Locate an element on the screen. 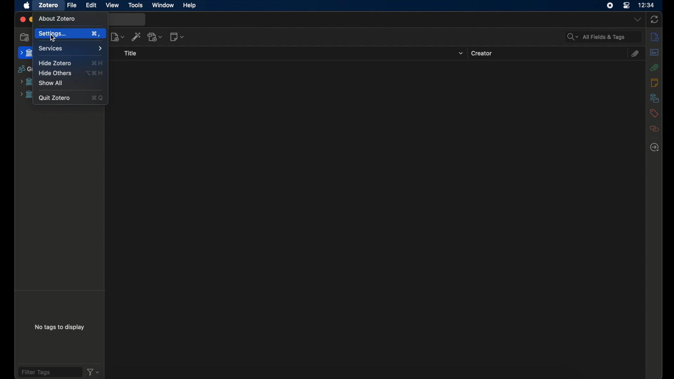 This screenshot has height=379, width=674. info is located at coordinates (655, 37).